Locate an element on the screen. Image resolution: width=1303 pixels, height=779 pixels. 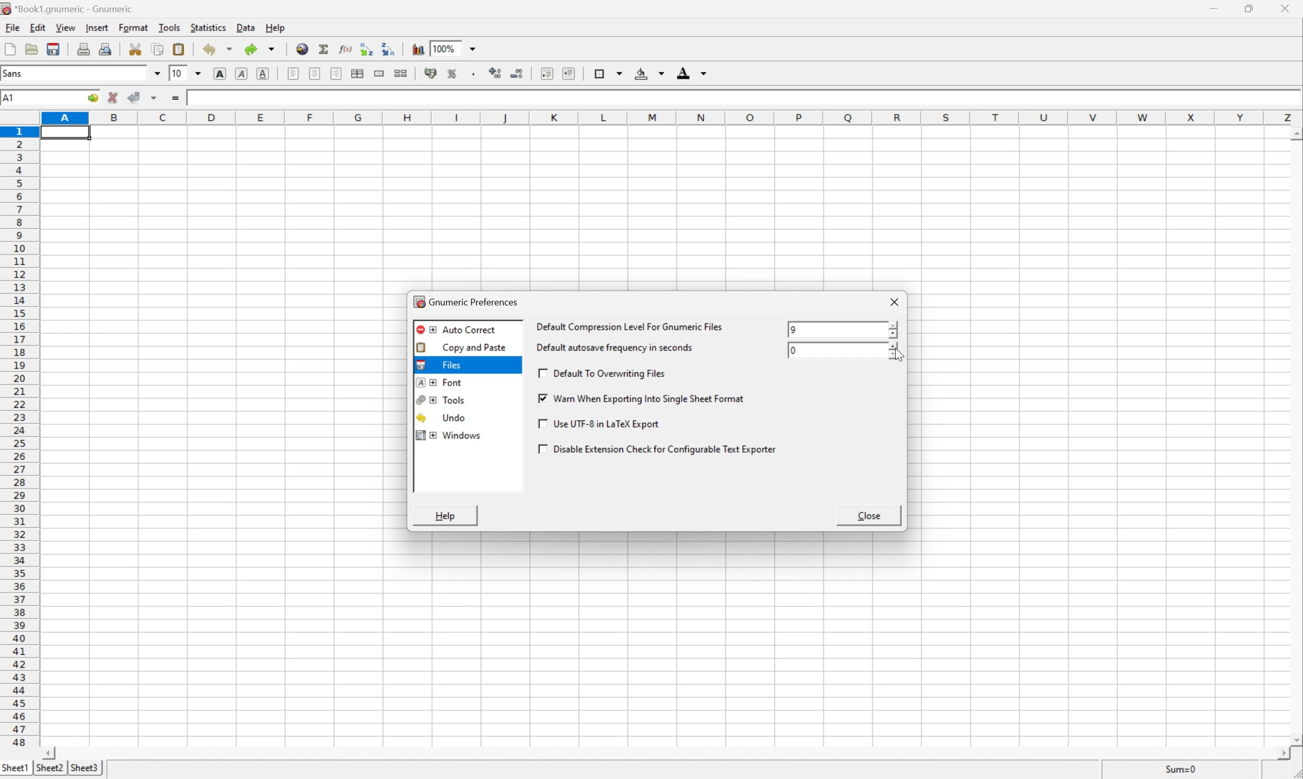
align left is located at coordinates (293, 73).